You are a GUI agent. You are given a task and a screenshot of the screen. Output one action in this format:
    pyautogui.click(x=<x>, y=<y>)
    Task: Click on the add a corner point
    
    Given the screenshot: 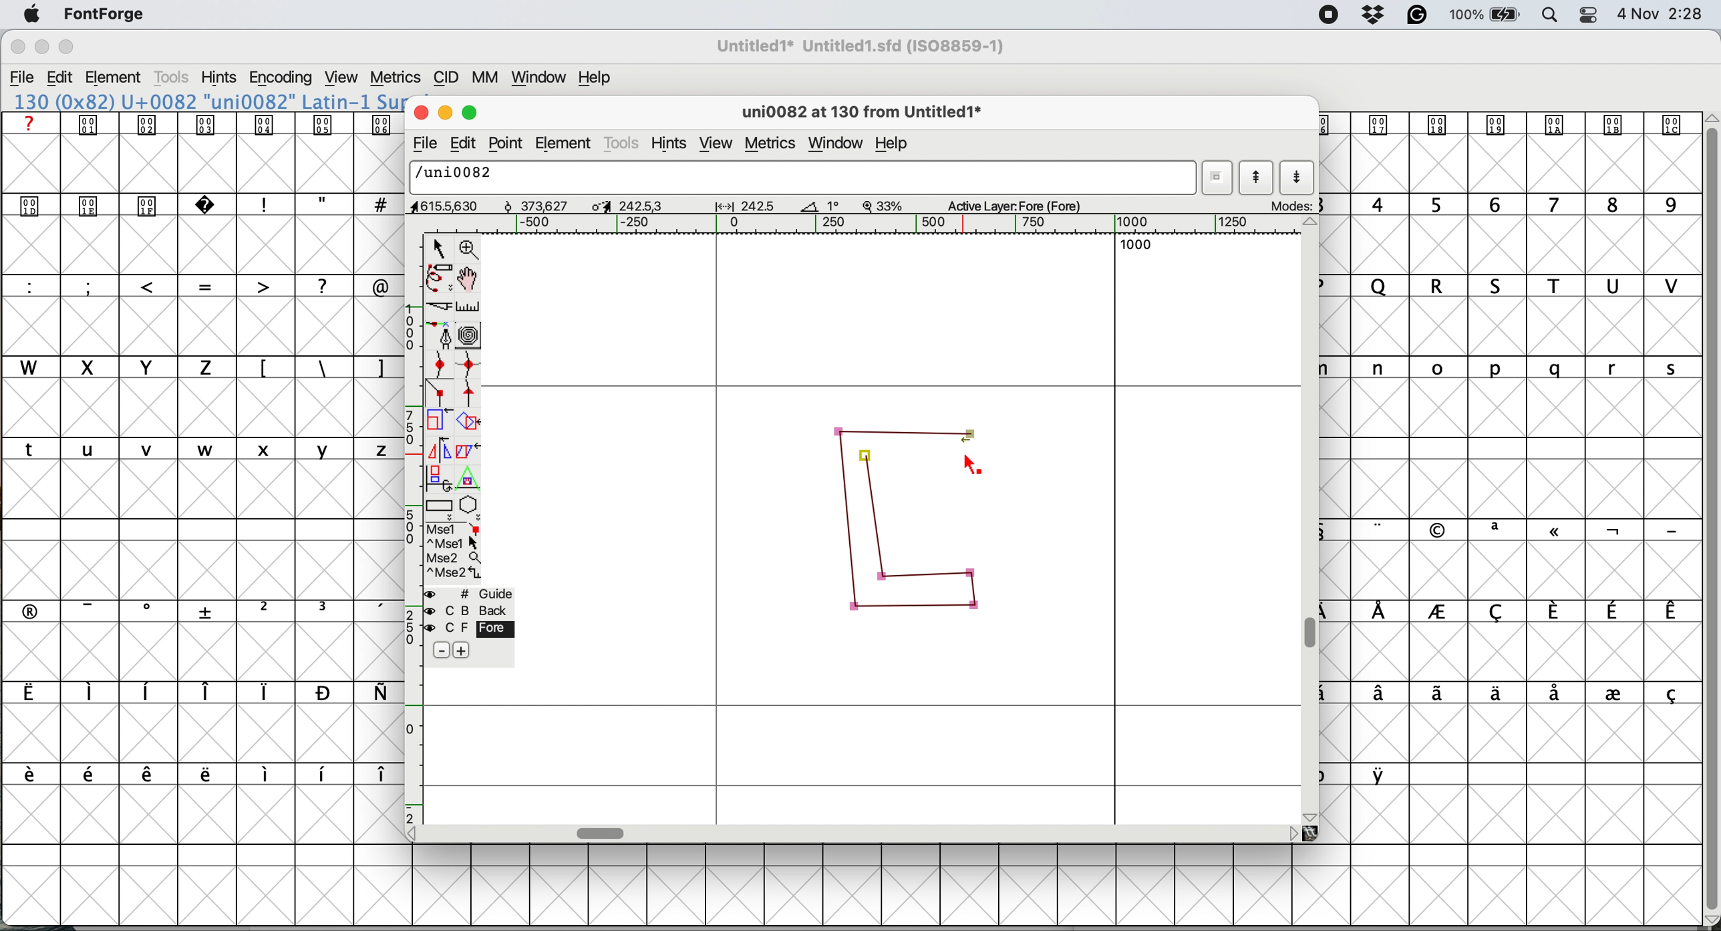 What is the action you would take?
    pyautogui.click(x=440, y=395)
    